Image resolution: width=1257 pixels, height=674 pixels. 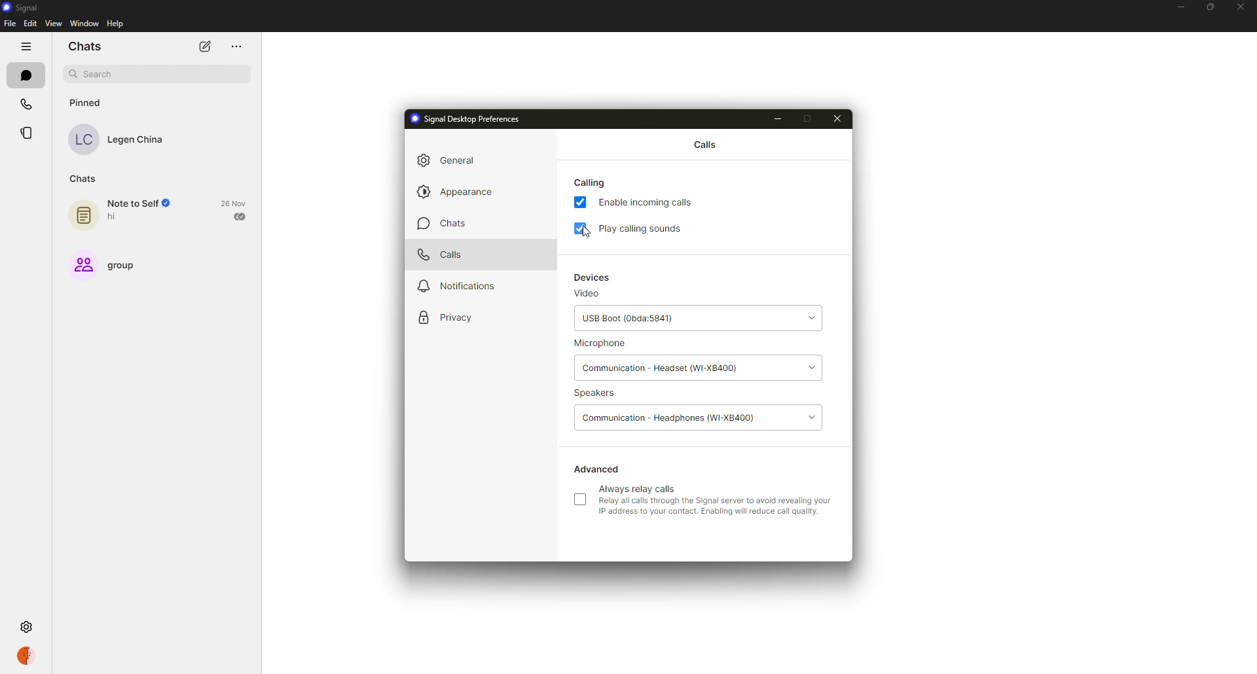 What do you see at coordinates (1180, 7) in the screenshot?
I see `minimize` at bounding box center [1180, 7].